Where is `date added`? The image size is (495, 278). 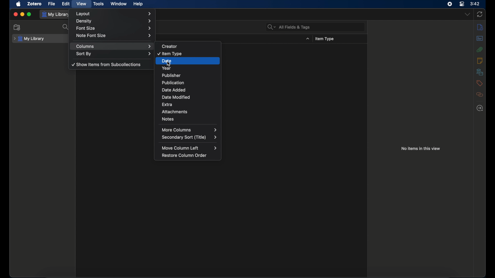 date added is located at coordinates (188, 90).